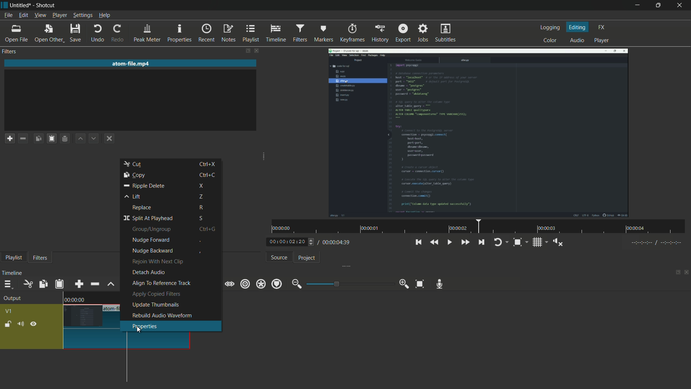 Image resolution: width=691 pixels, height=389 pixels. I want to click on copy checked filters, so click(38, 139).